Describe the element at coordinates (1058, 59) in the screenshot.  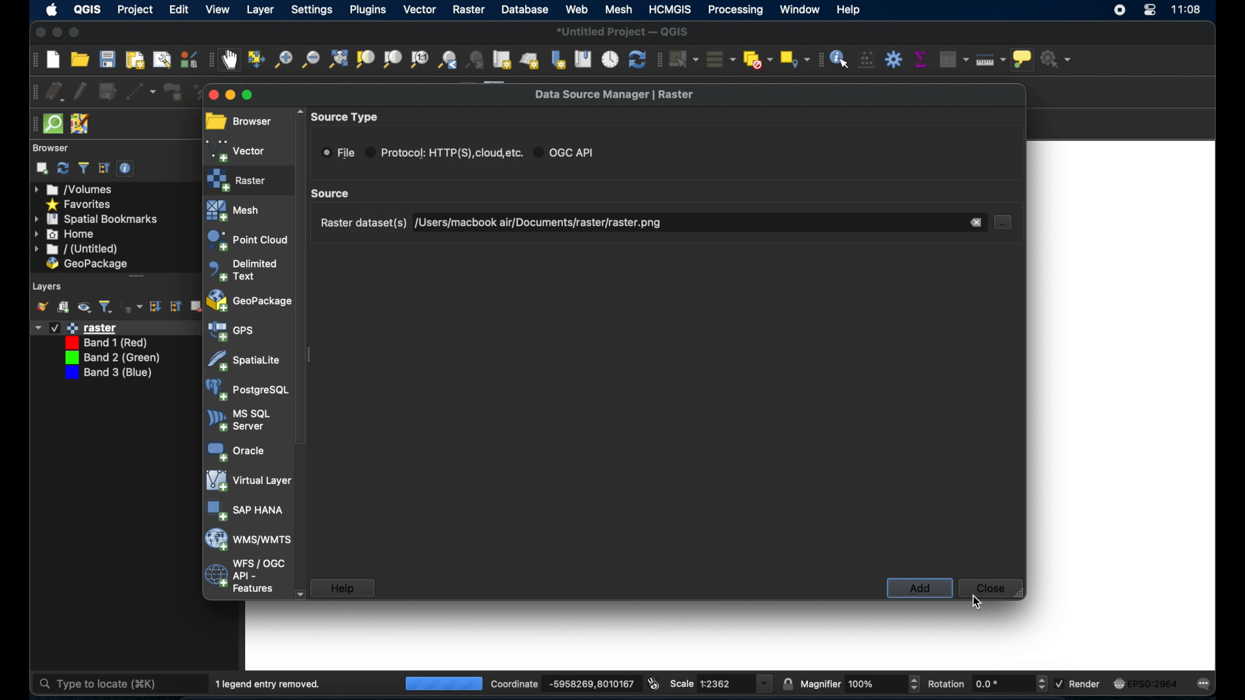
I see `no action selected` at that location.